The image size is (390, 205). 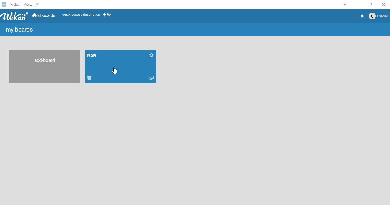 I want to click on wekan, so click(x=15, y=16).